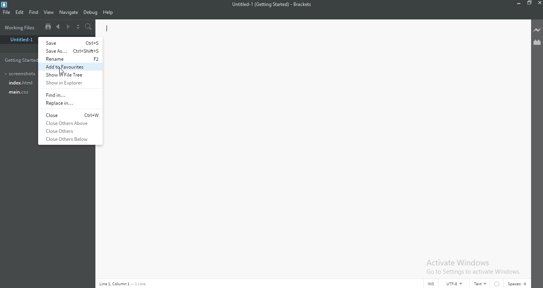 The width and height of the screenshot is (543, 288). What do you see at coordinates (47, 27) in the screenshot?
I see `Show file tree` at bounding box center [47, 27].